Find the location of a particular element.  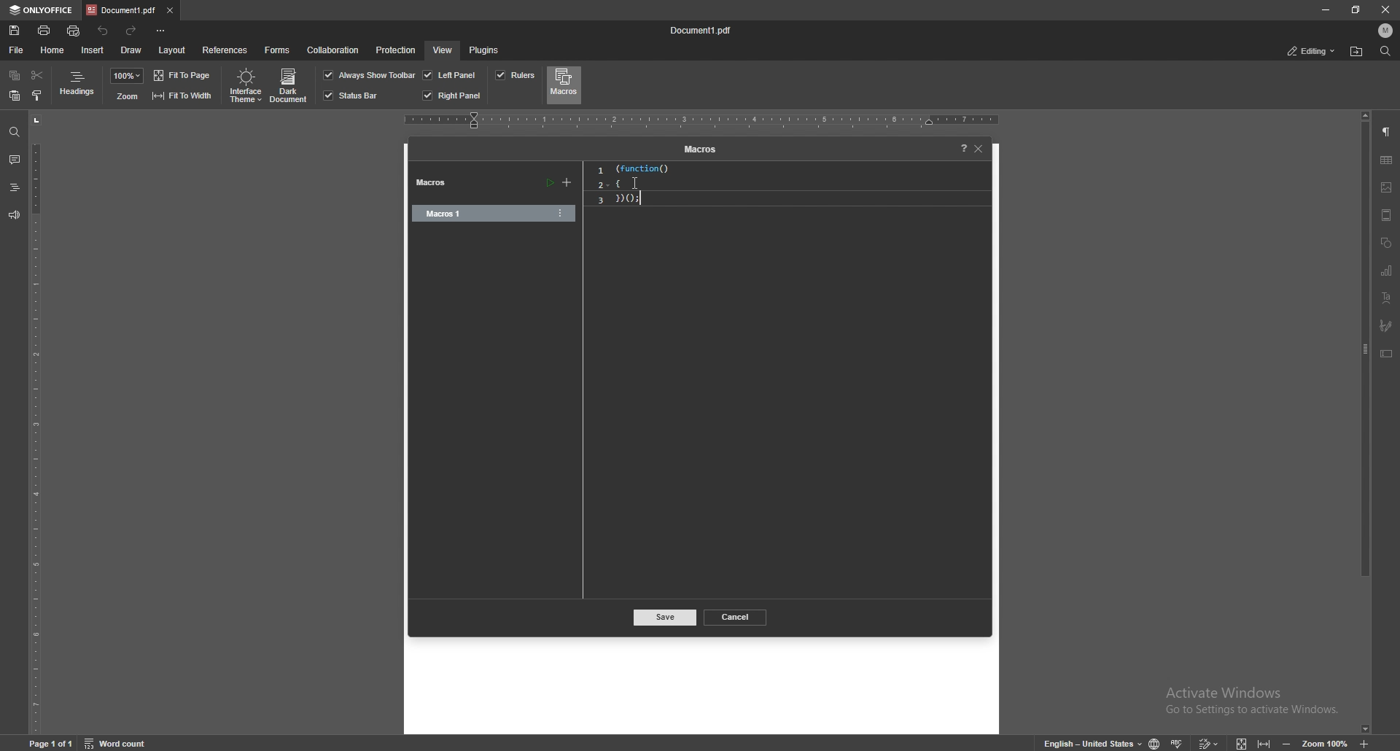

spell check is located at coordinates (1180, 741).